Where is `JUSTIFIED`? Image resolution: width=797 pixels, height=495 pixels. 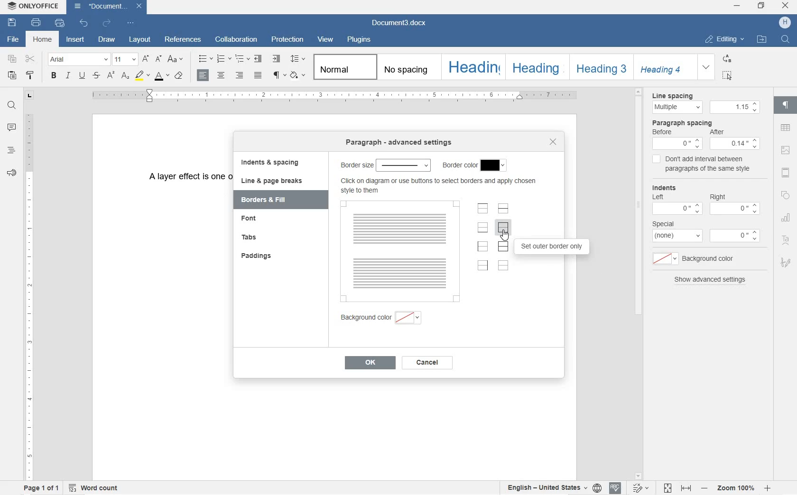
JUSTIFIED is located at coordinates (258, 74).